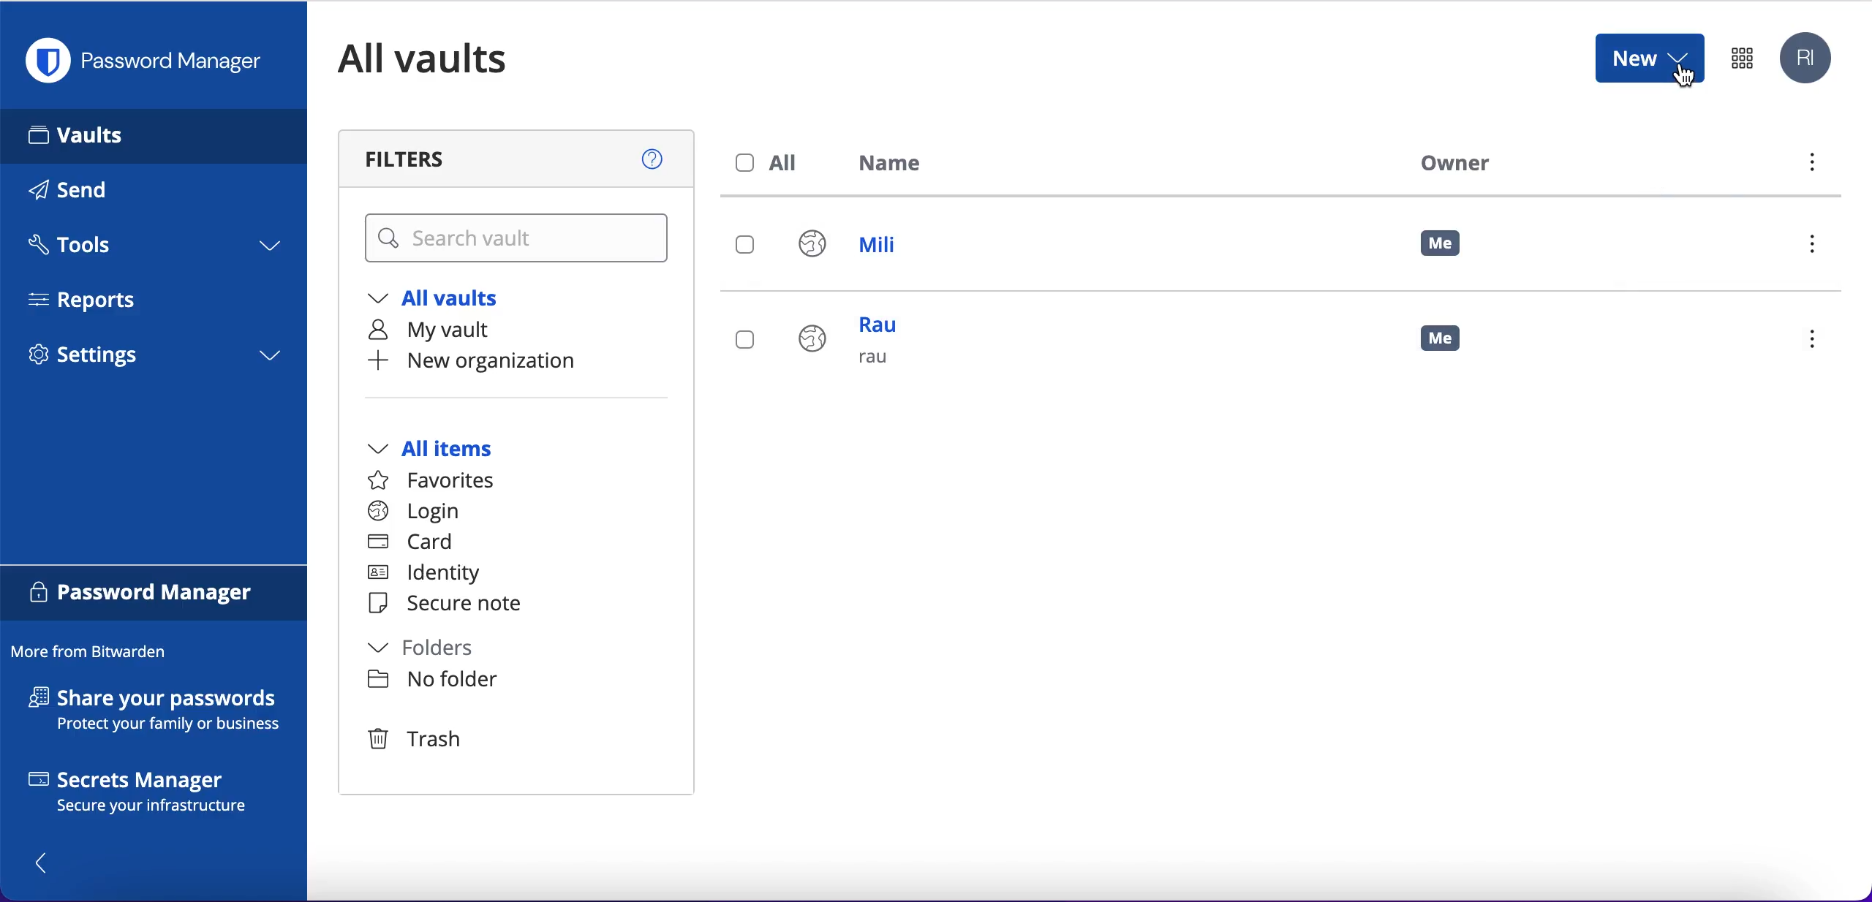  Describe the element at coordinates (445, 331) in the screenshot. I see `my vault` at that location.